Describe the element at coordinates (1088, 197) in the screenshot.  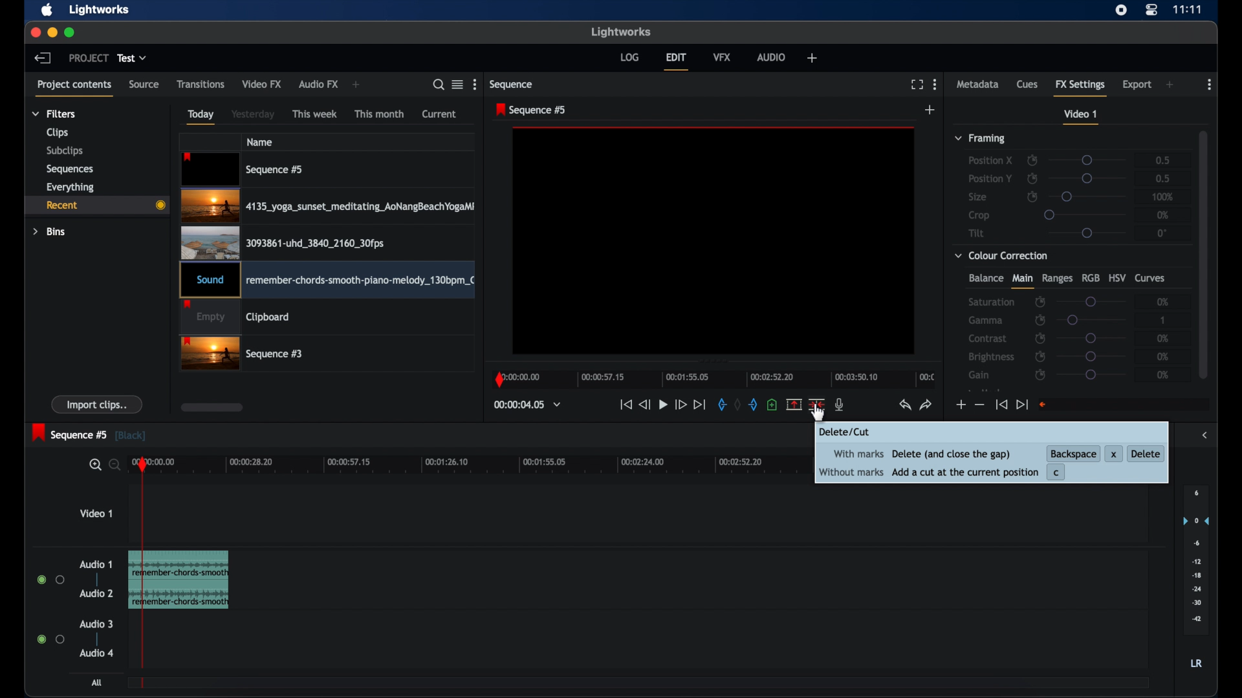
I see `slider` at that location.